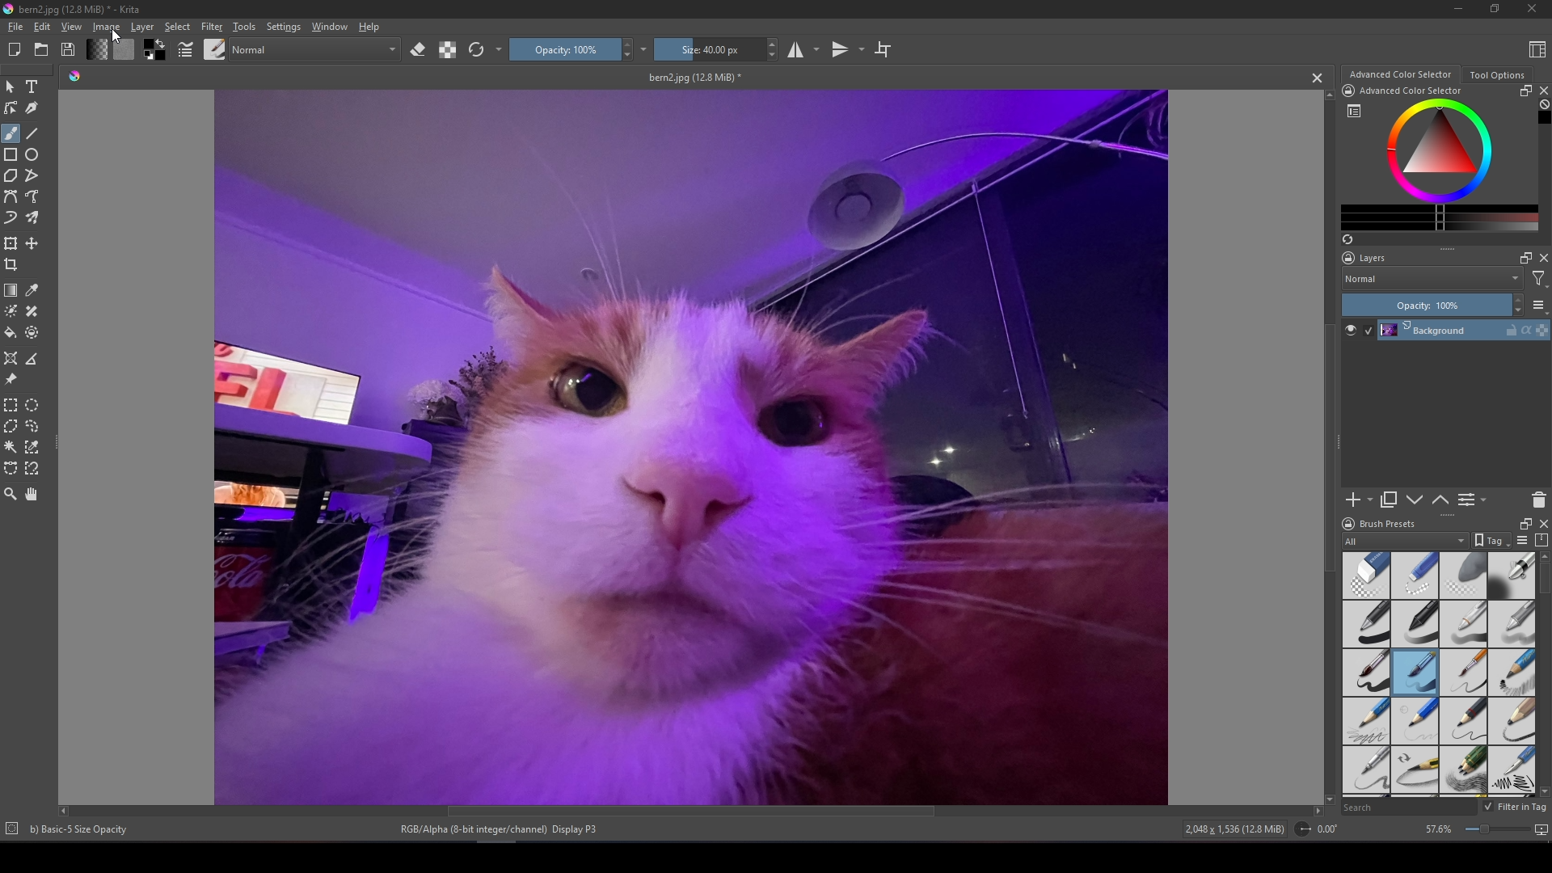  Describe the element at coordinates (1415, 500) in the screenshot. I see `Move layer` at that location.